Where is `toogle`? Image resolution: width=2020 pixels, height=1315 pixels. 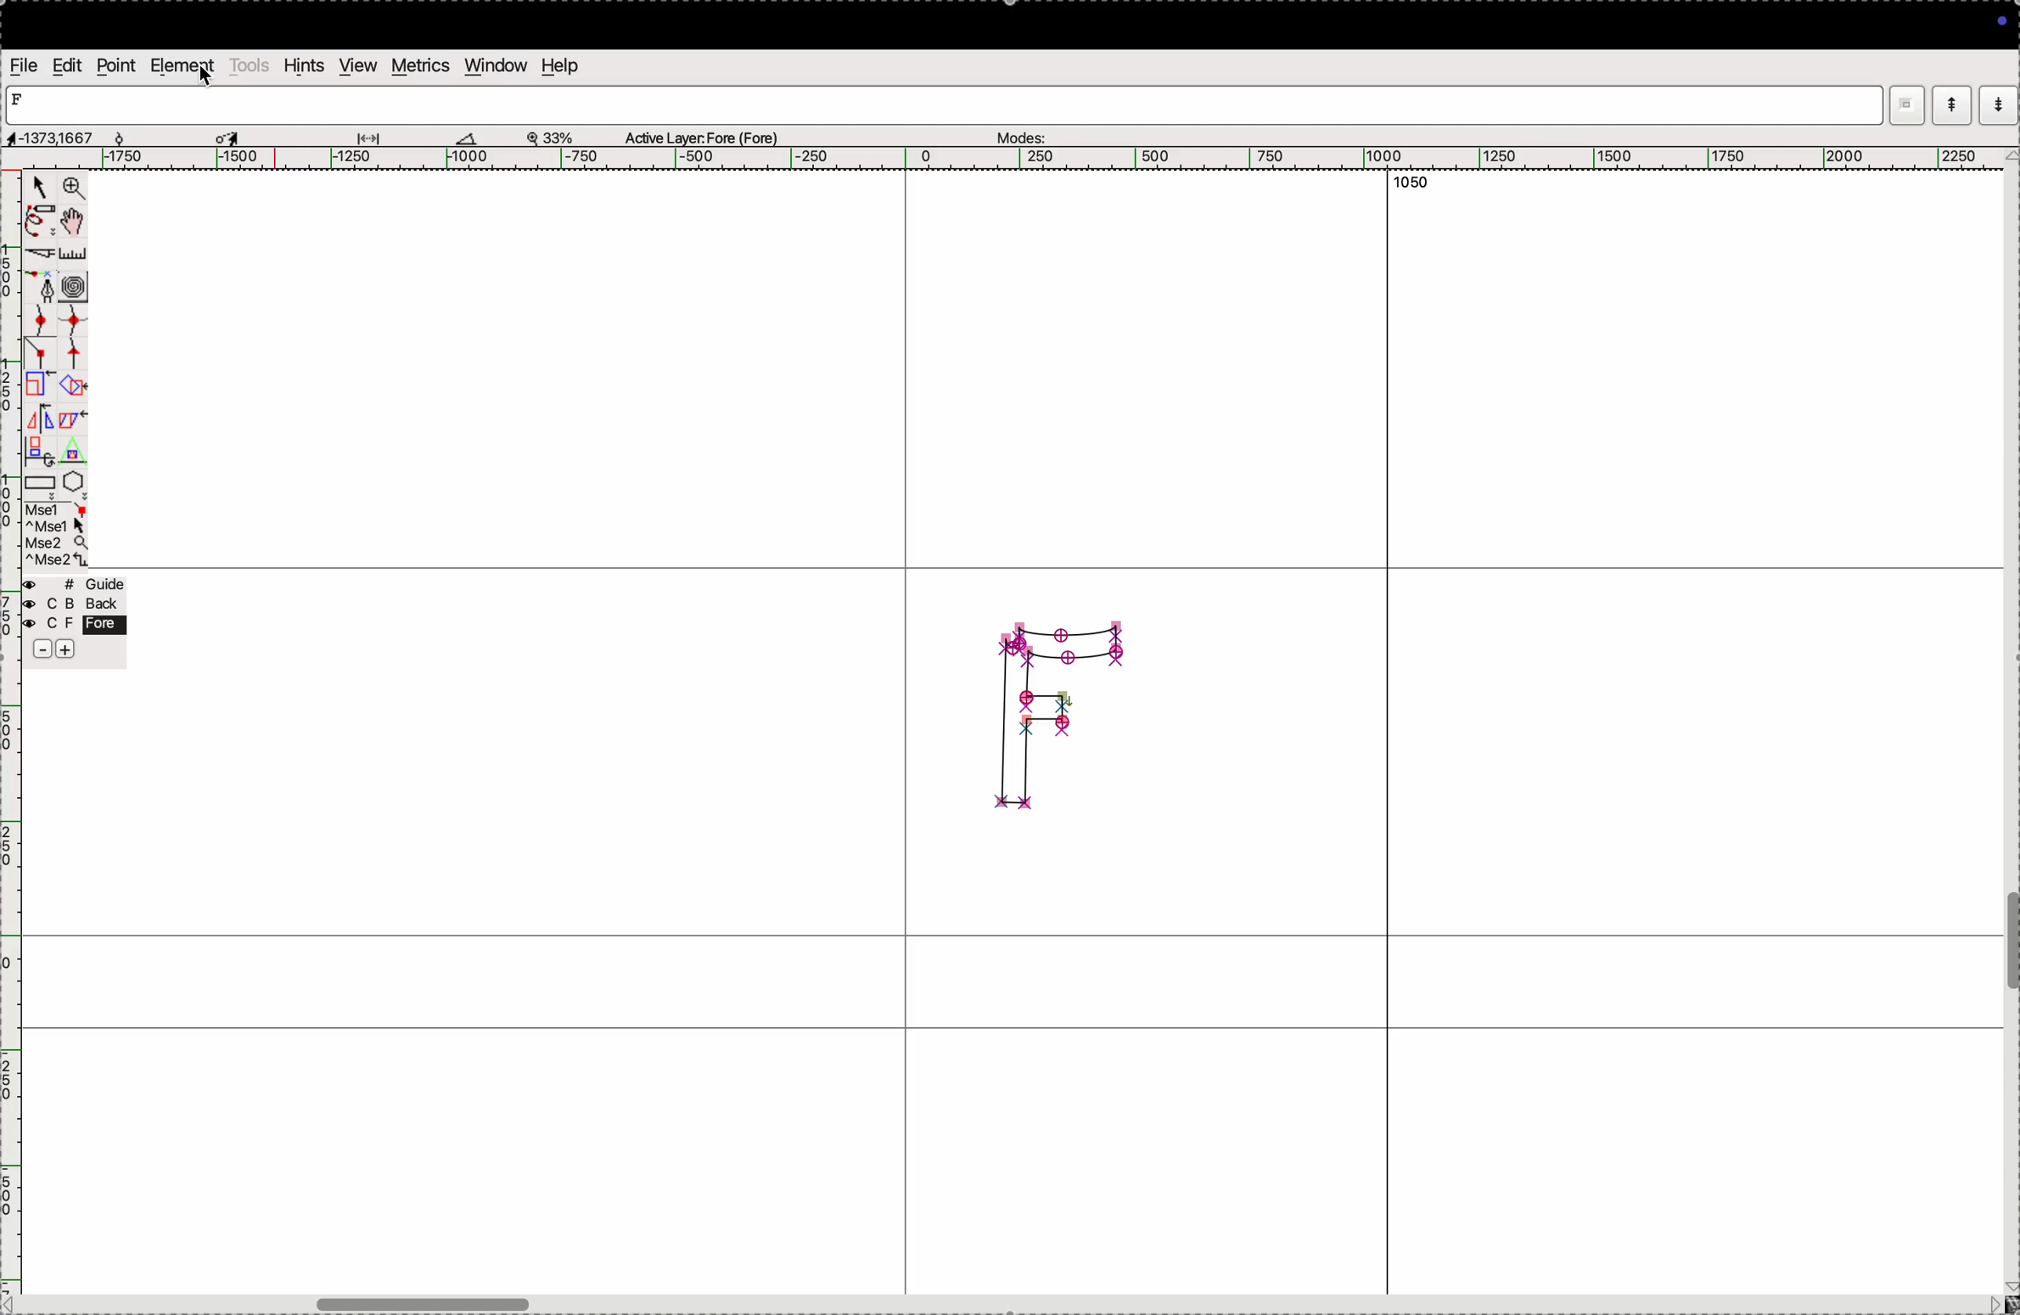 toogle is located at coordinates (2011, 947).